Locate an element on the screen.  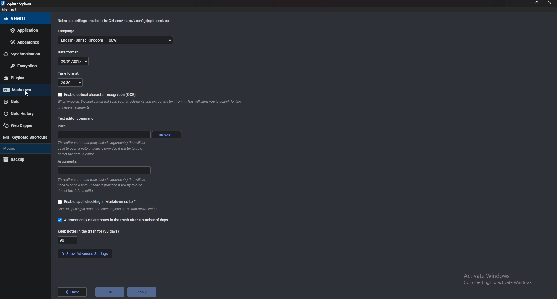
edit is located at coordinates (15, 10).